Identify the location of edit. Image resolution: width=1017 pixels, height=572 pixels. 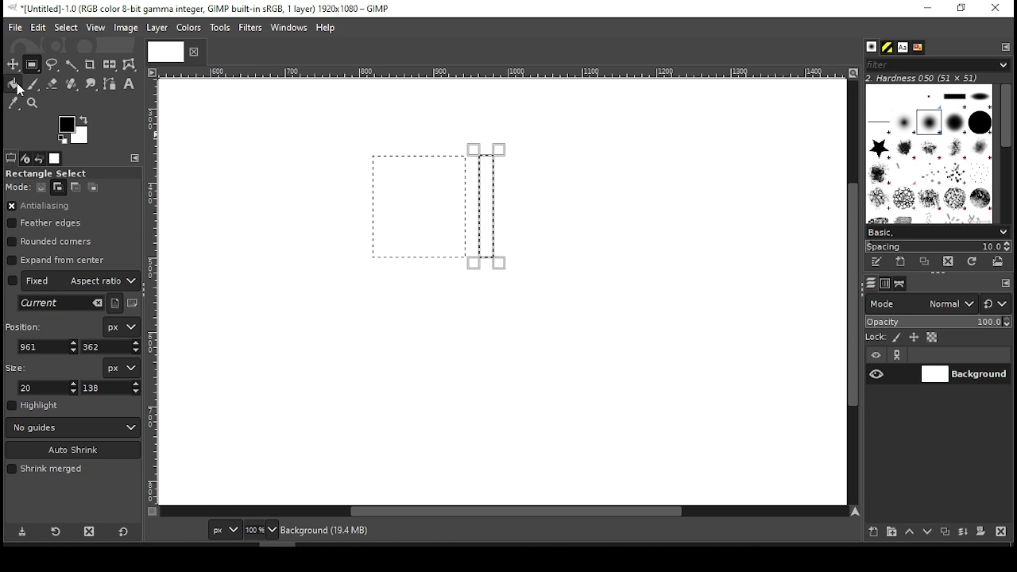
(38, 27).